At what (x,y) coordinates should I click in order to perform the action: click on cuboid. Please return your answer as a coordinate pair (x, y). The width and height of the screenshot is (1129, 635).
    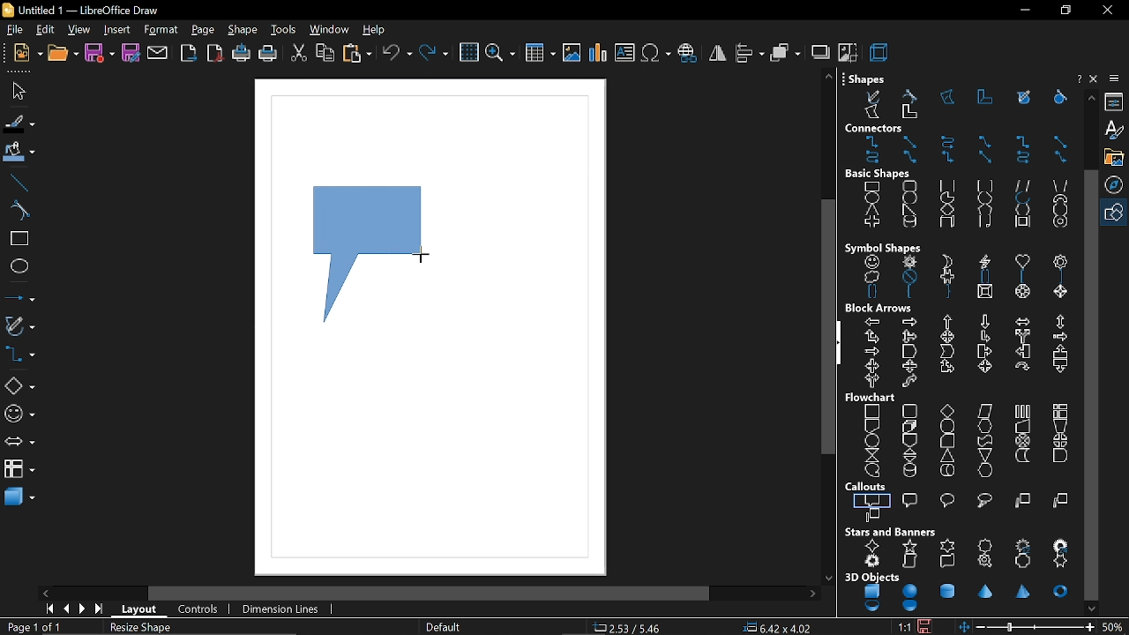
    Looking at the image, I should click on (946, 224).